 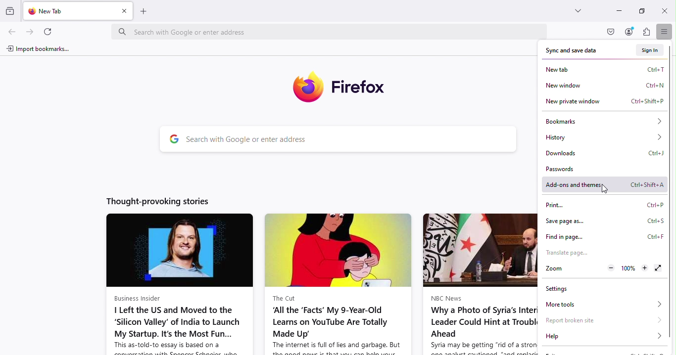 I want to click on Print, so click(x=604, y=203).